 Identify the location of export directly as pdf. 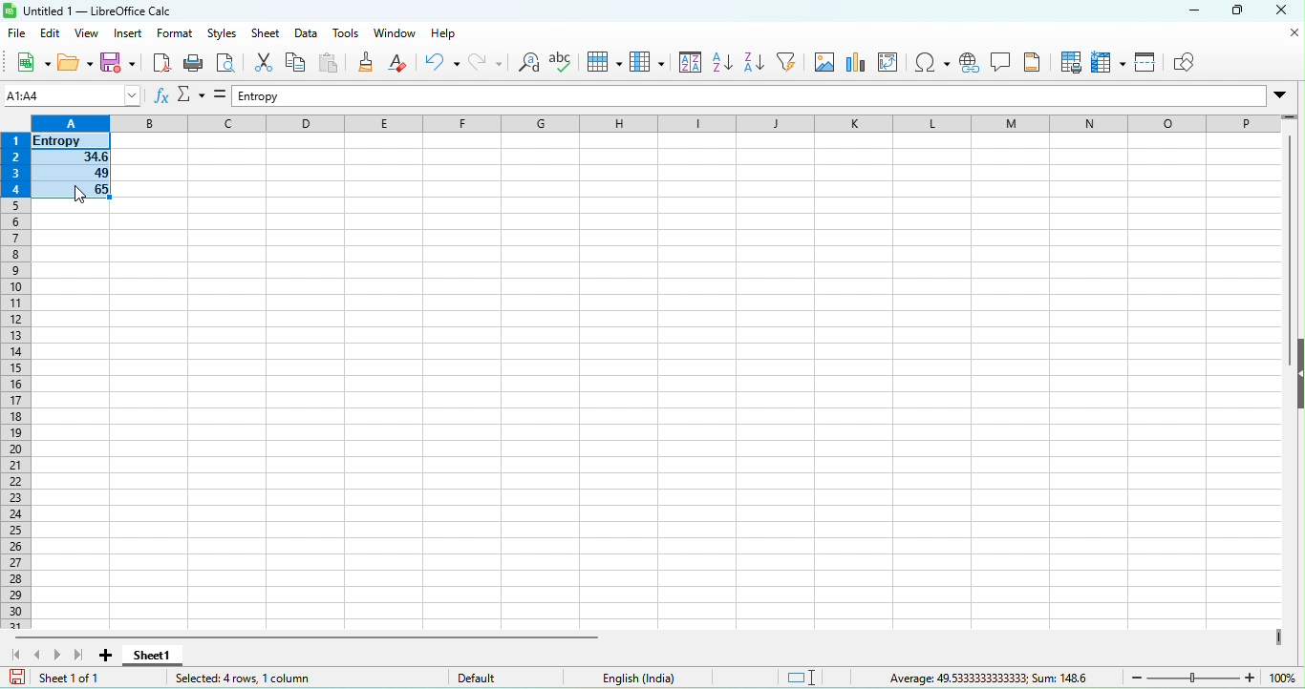
(164, 62).